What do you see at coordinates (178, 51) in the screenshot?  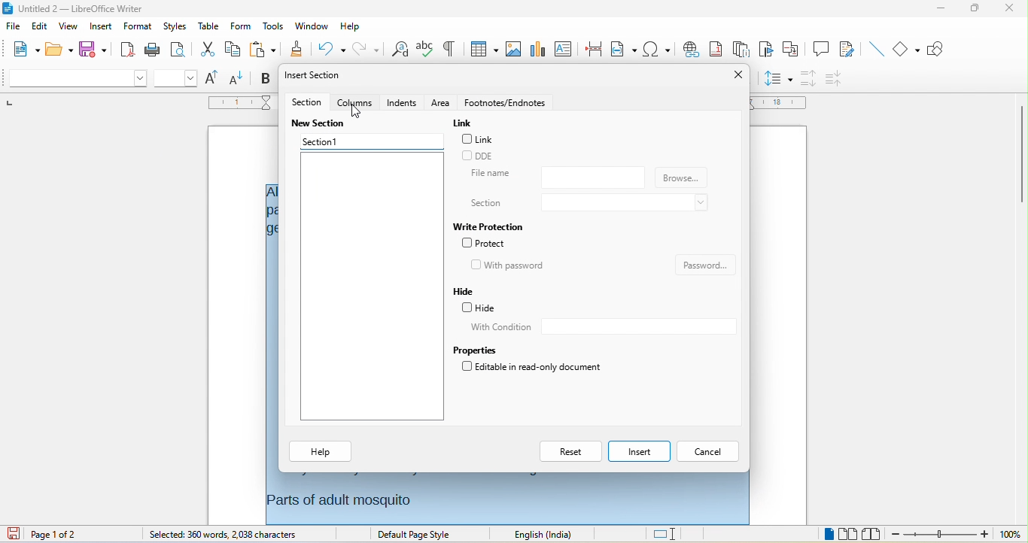 I see `print preview` at bounding box center [178, 51].